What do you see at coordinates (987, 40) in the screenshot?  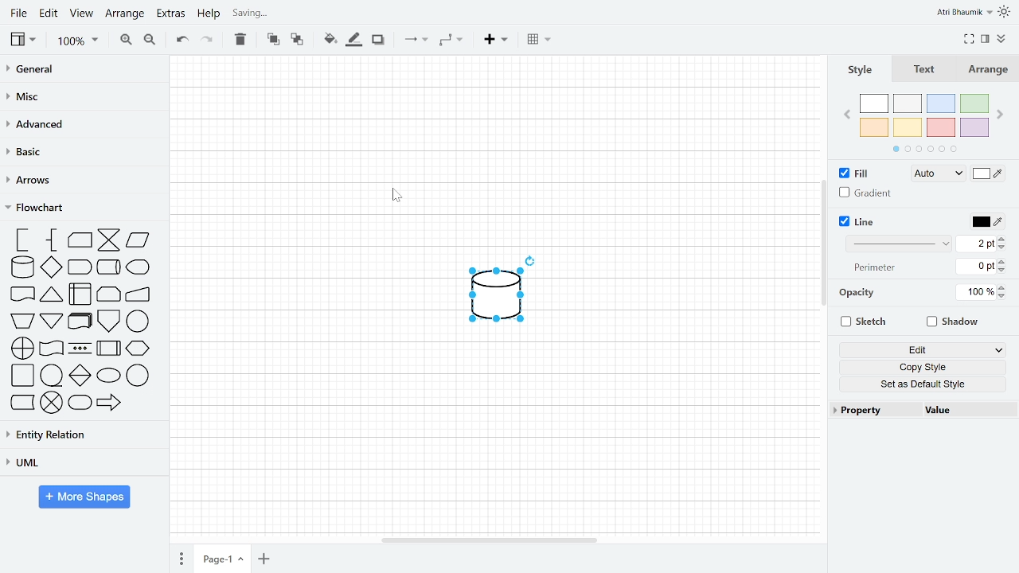 I see `Format` at bounding box center [987, 40].